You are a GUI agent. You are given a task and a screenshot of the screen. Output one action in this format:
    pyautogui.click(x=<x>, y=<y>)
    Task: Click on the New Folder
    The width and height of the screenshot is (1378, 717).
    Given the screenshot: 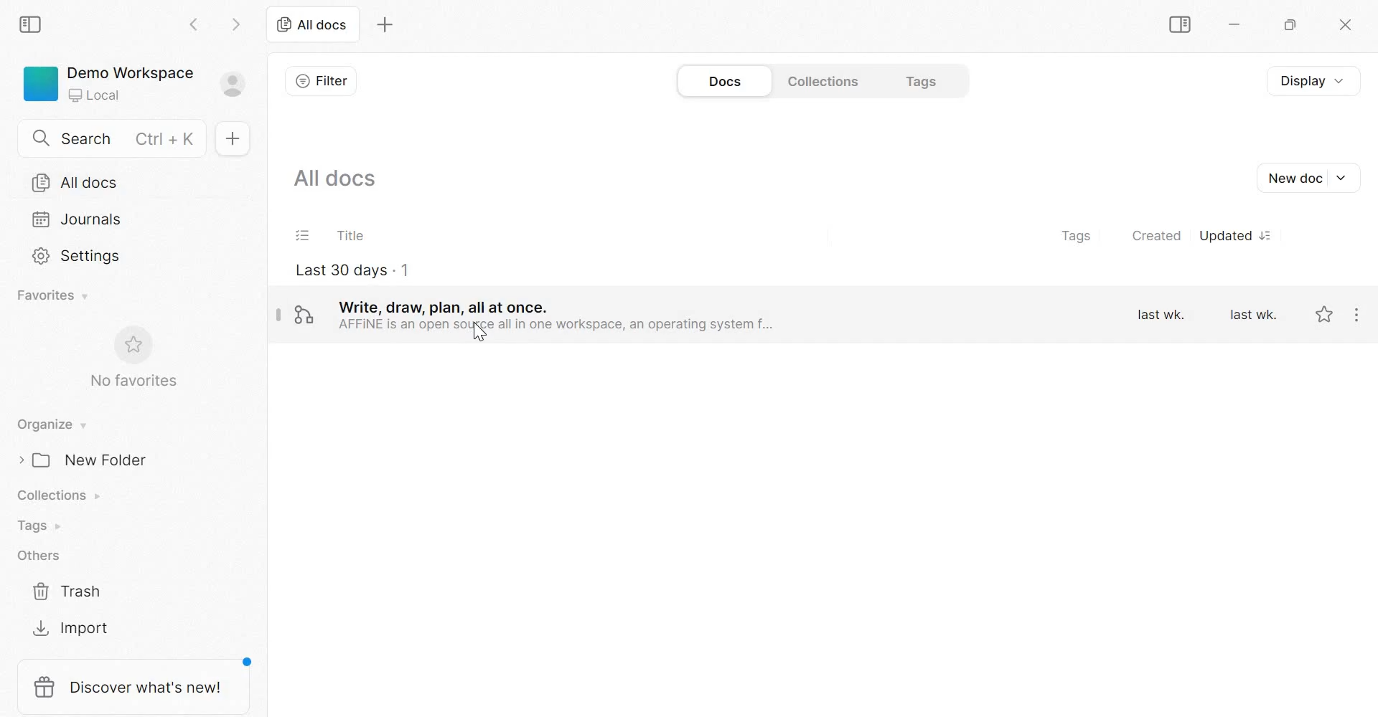 What is the action you would take?
    pyautogui.click(x=89, y=460)
    